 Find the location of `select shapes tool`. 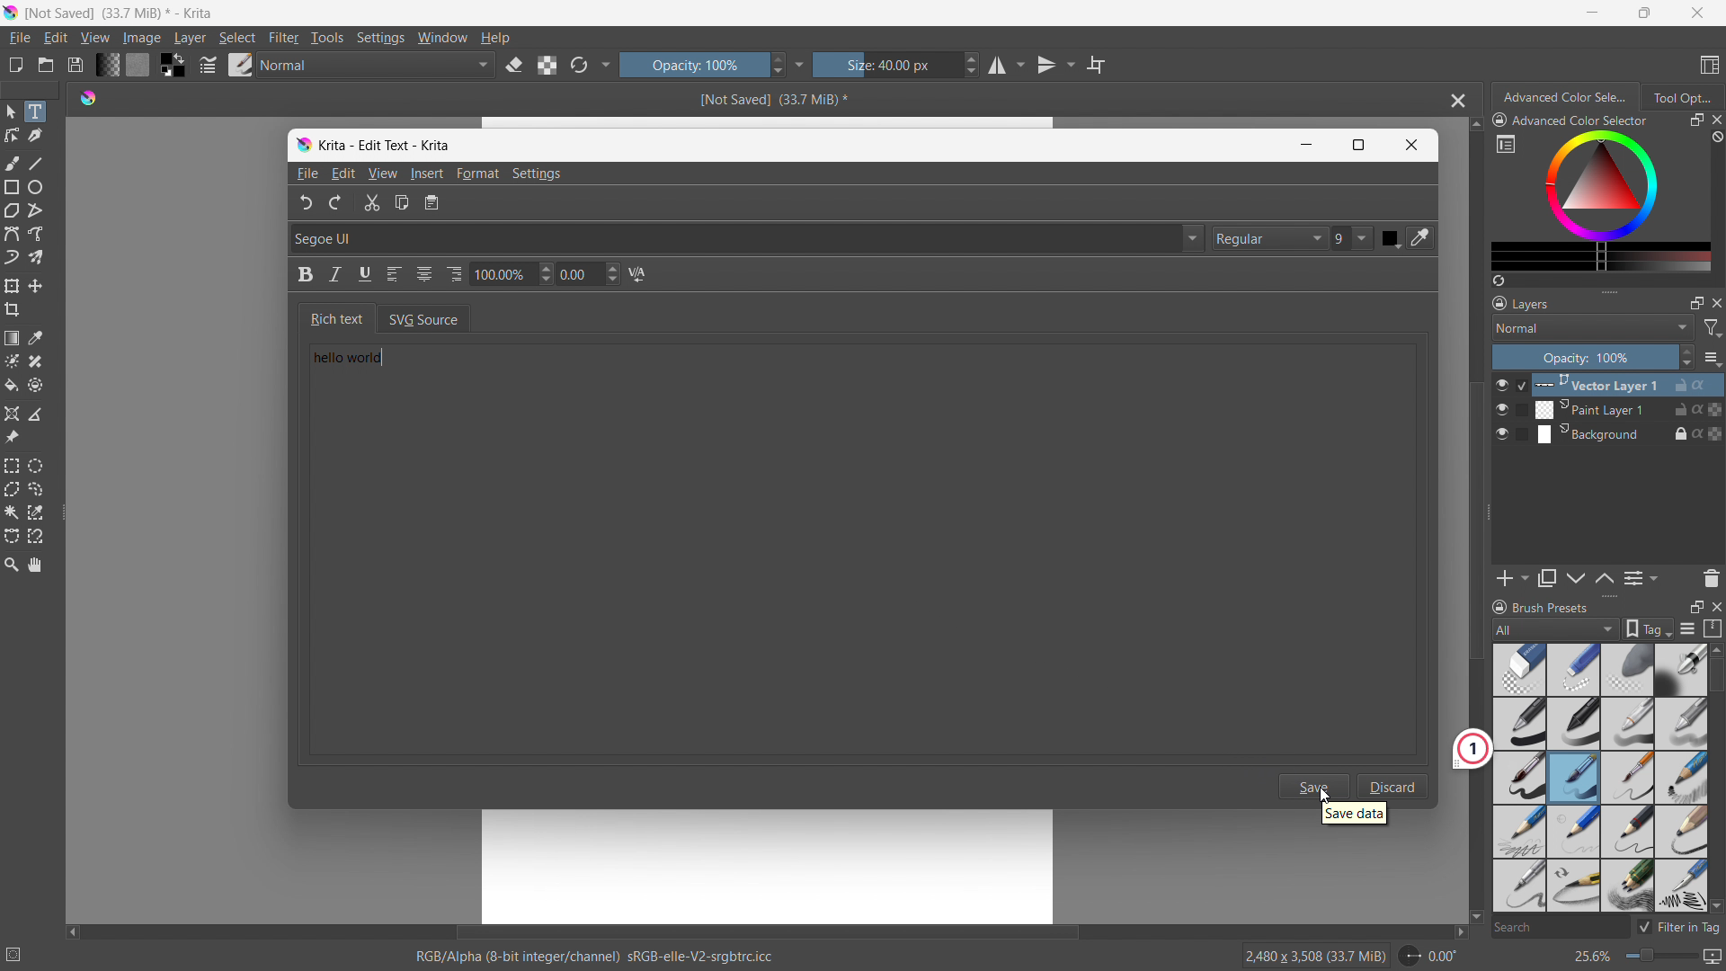

select shapes tool is located at coordinates (10, 111).